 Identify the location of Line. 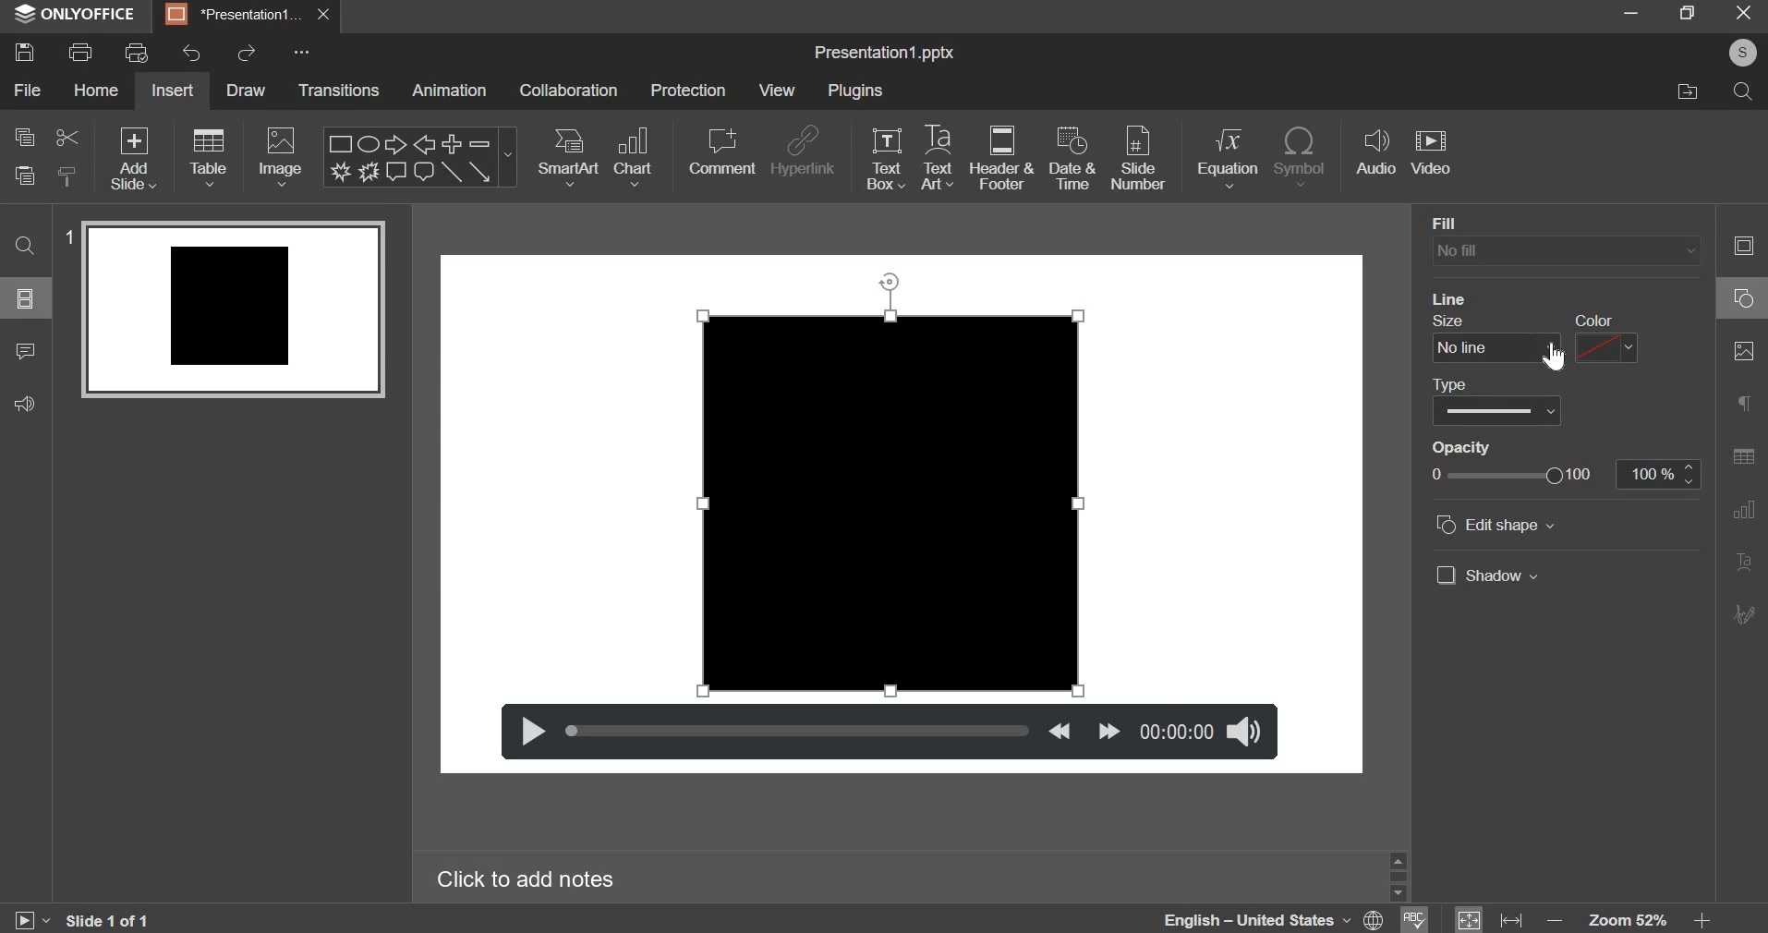
(452, 174).